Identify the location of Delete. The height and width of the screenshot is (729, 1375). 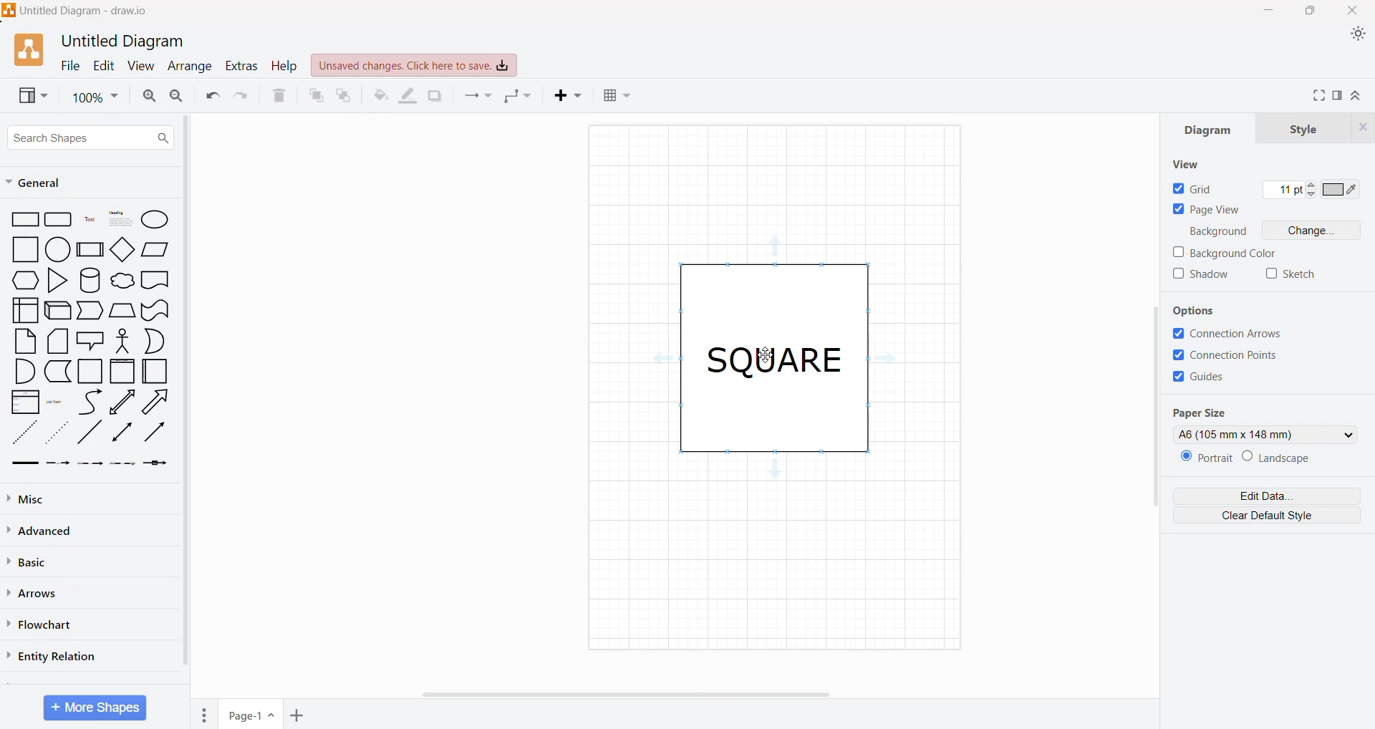
(280, 97).